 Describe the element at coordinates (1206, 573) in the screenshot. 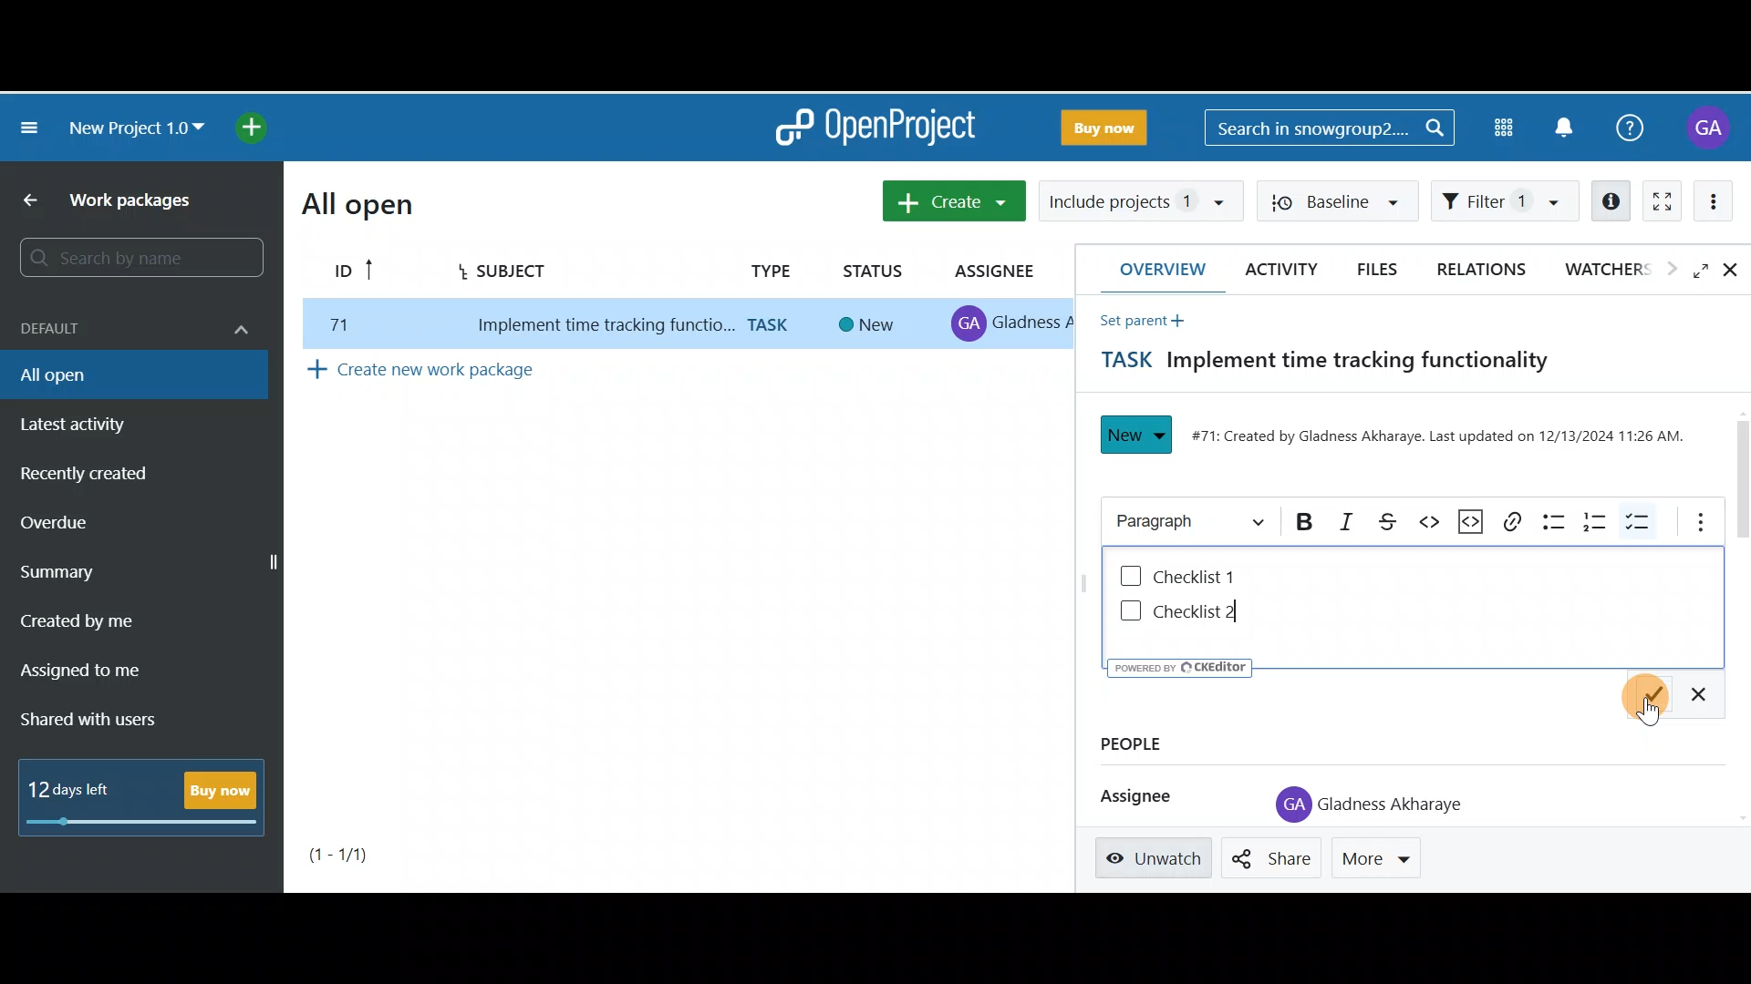

I see `Checklist 1` at that location.